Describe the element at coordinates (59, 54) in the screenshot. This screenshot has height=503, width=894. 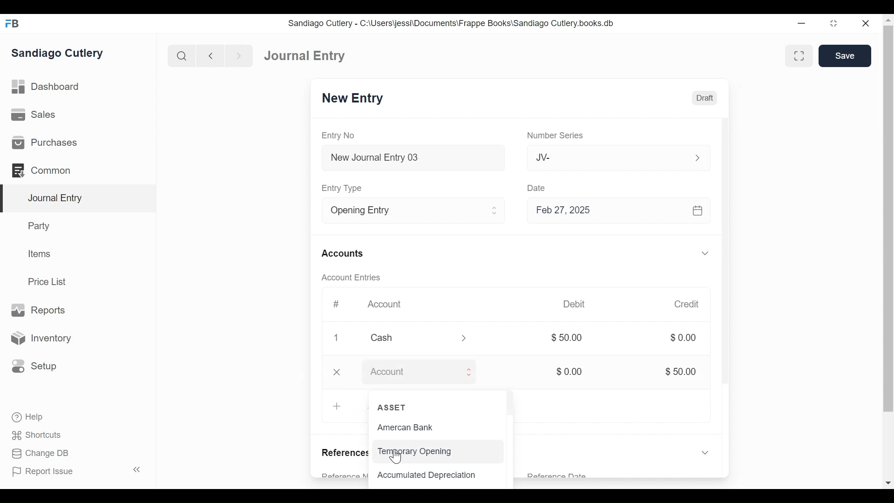
I see `Sandiago Cutlery` at that location.